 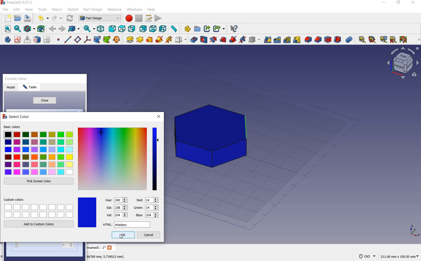 I want to click on tools, so click(x=43, y=10).